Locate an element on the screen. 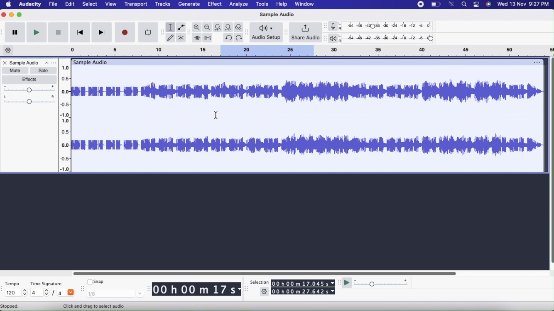 Image resolution: width=554 pixels, height=311 pixels. Close is located at coordinates (5, 63).